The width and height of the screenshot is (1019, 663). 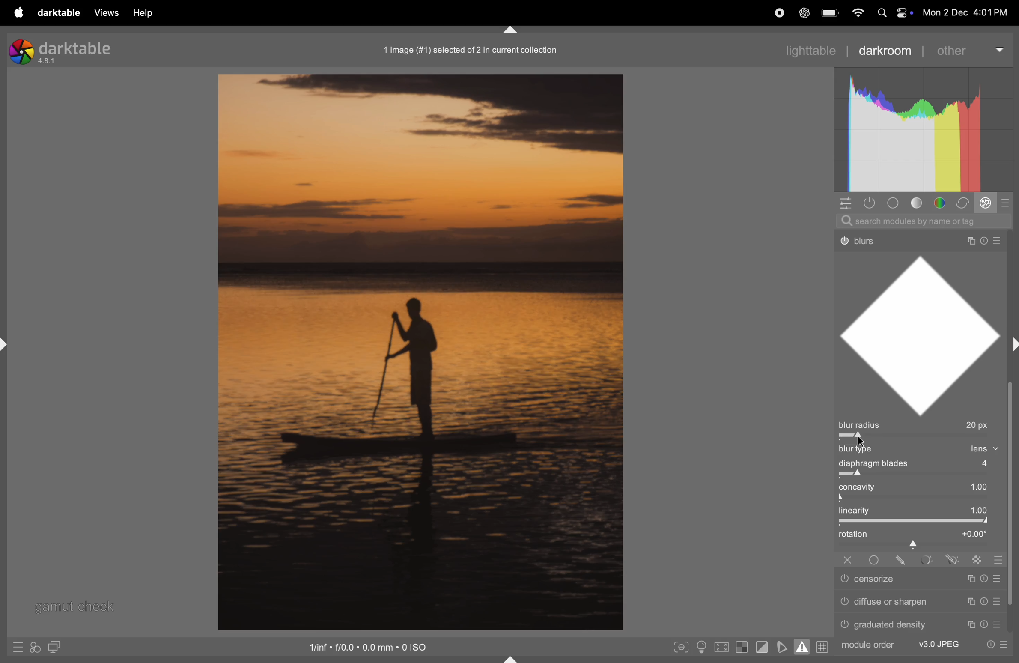 What do you see at coordinates (863, 439) in the screenshot?
I see `cursor` at bounding box center [863, 439].